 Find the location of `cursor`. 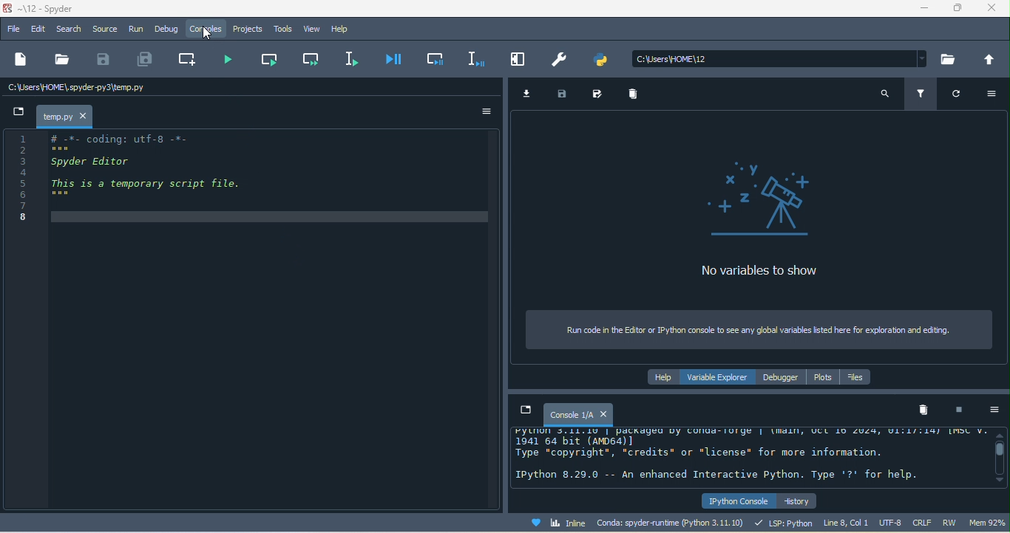

cursor is located at coordinates (209, 34).